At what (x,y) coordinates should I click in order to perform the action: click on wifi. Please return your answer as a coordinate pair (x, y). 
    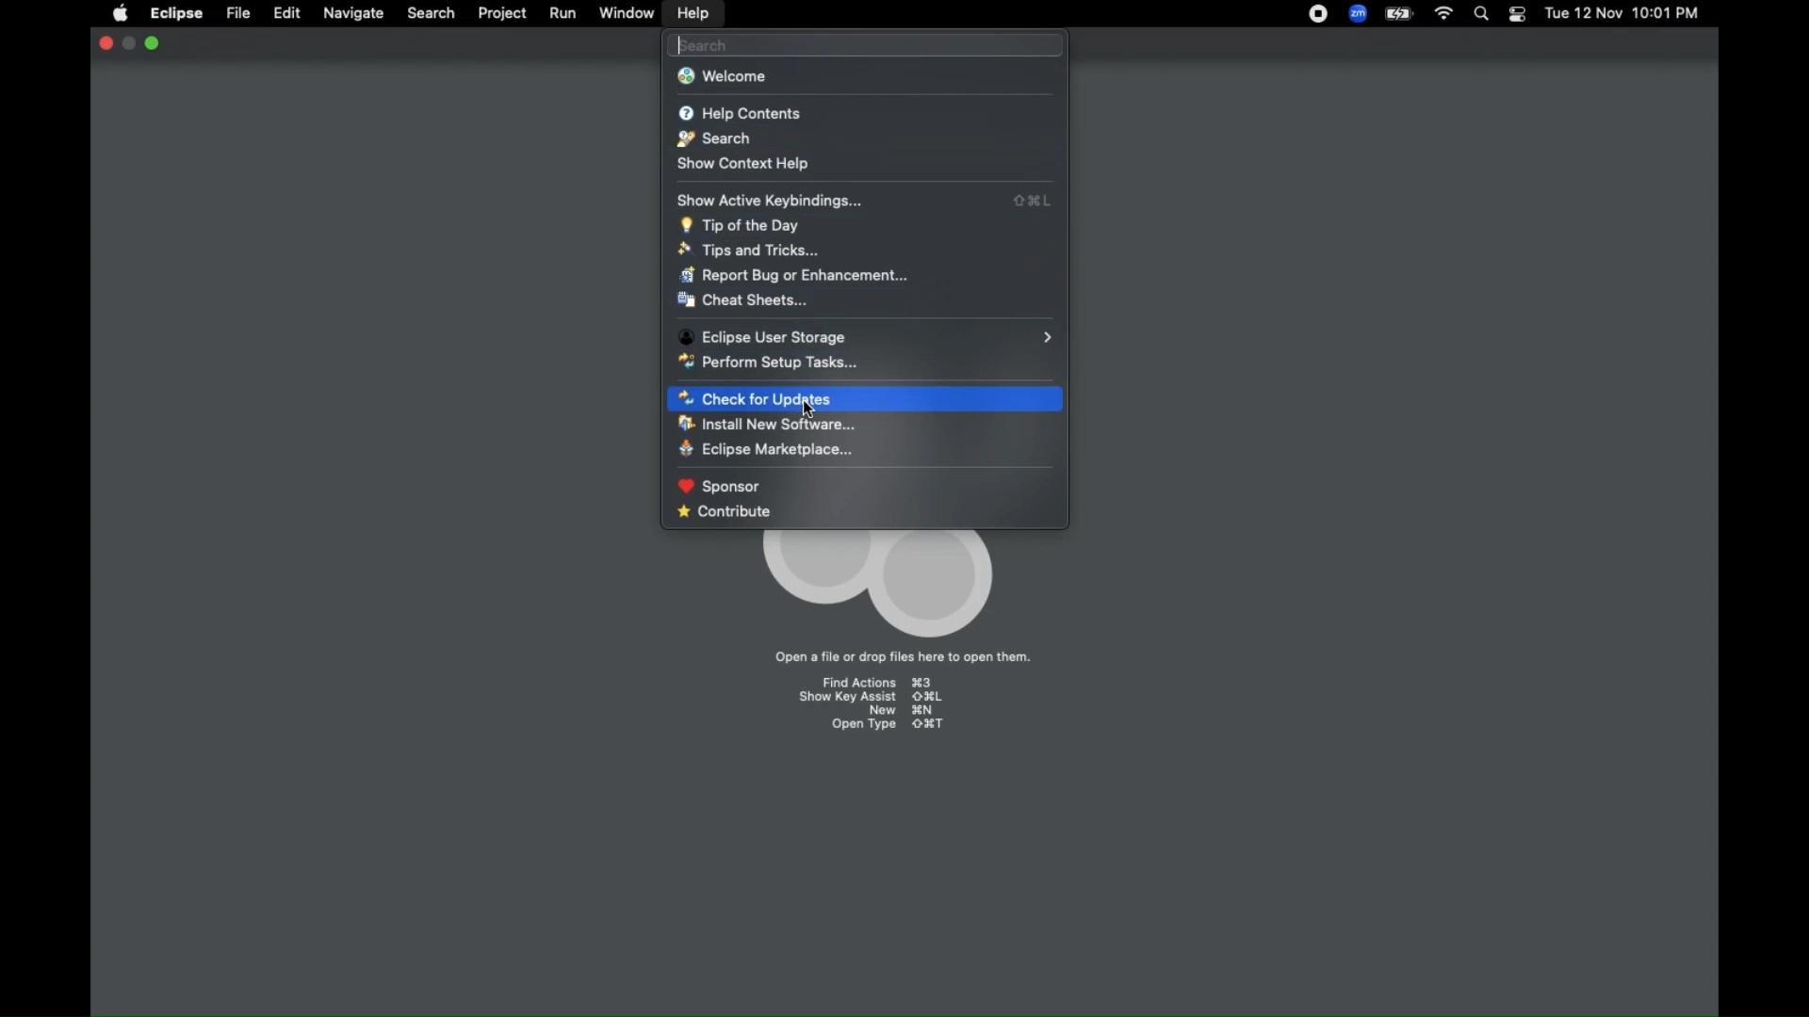
    Looking at the image, I should click on (1442, 14).